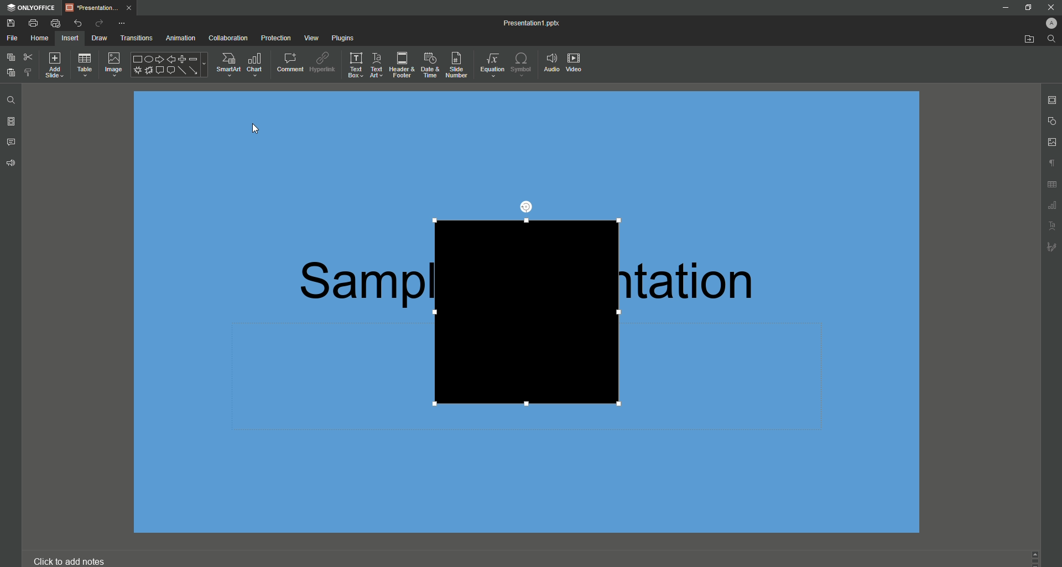  What do you see at coordinates (58, 66) in the screenshot?
I see `Add Slide` at bounding box center [58, 66].